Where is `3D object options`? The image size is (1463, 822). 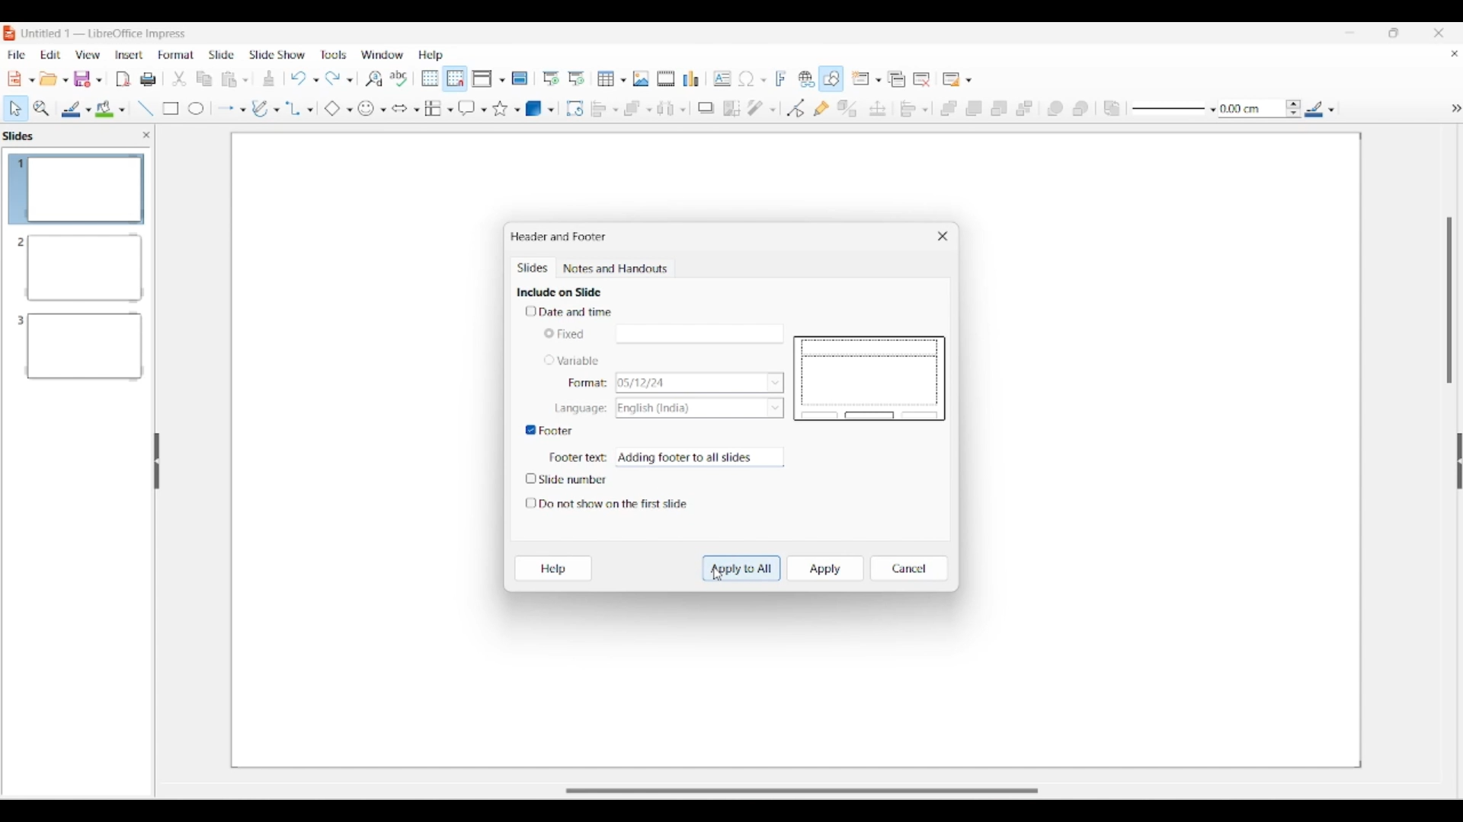 3D object options is located at coordinates (539, 109).